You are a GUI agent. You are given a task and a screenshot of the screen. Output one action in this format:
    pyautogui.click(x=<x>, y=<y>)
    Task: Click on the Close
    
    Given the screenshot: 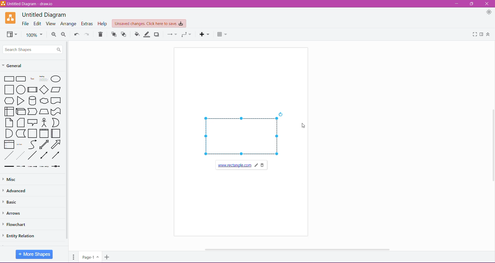 What is the action you would take?
    pyautogui.click(x=486, y=4)
    